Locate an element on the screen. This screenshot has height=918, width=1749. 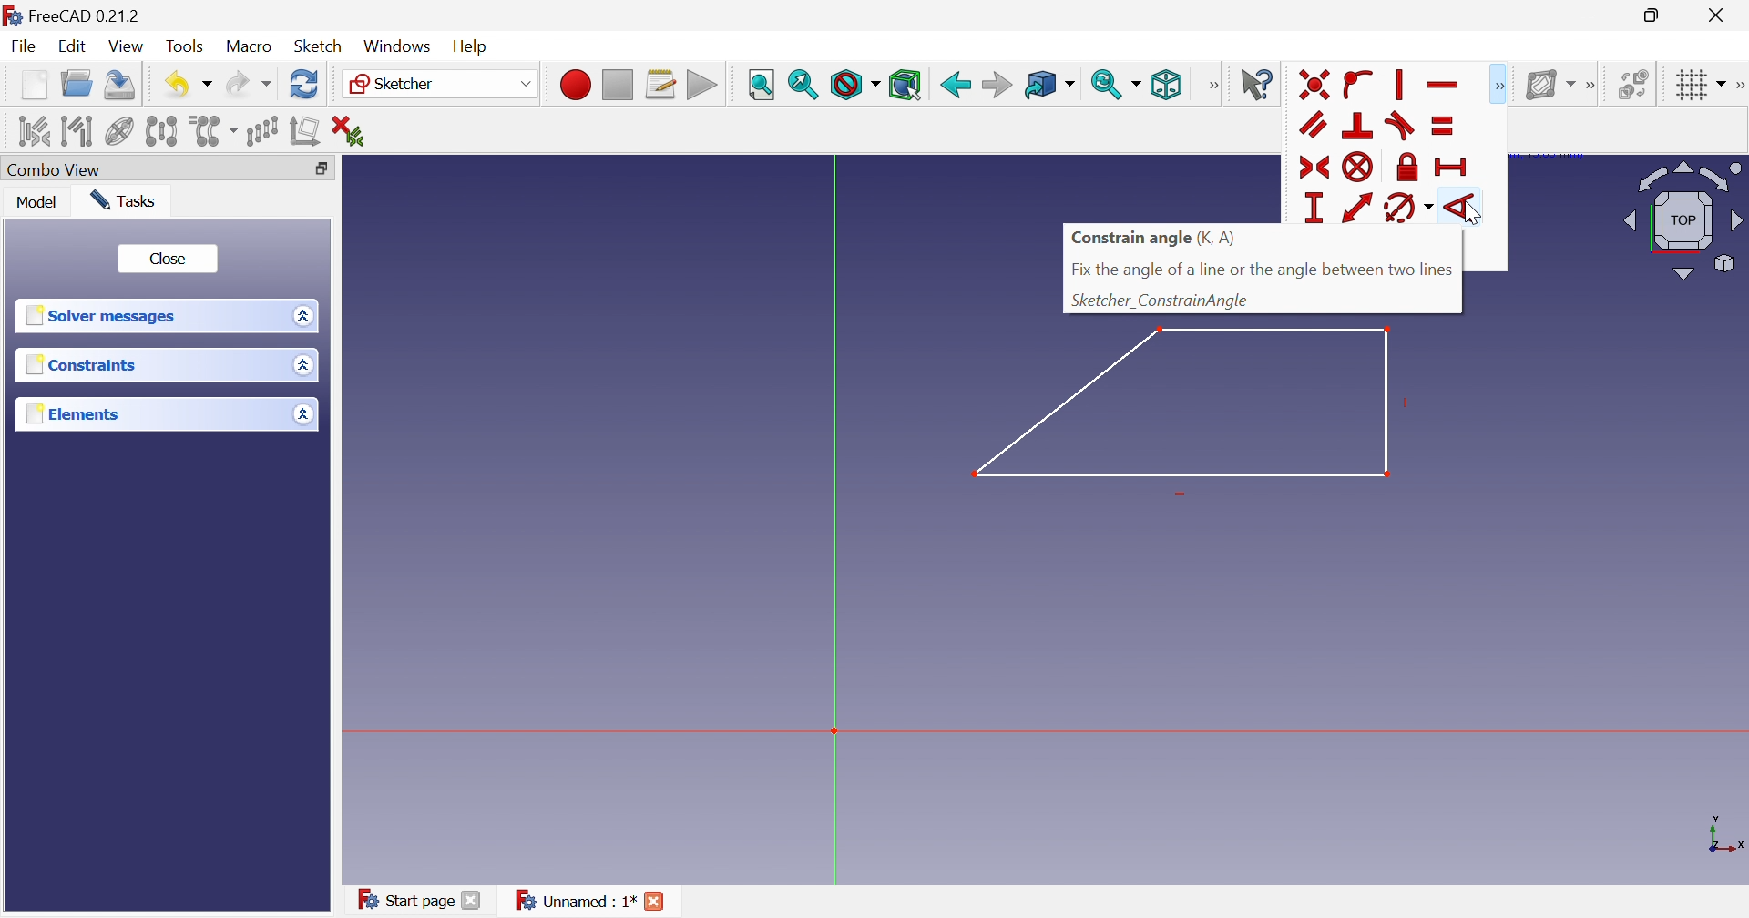
Help is located at coordinates (477, 45).